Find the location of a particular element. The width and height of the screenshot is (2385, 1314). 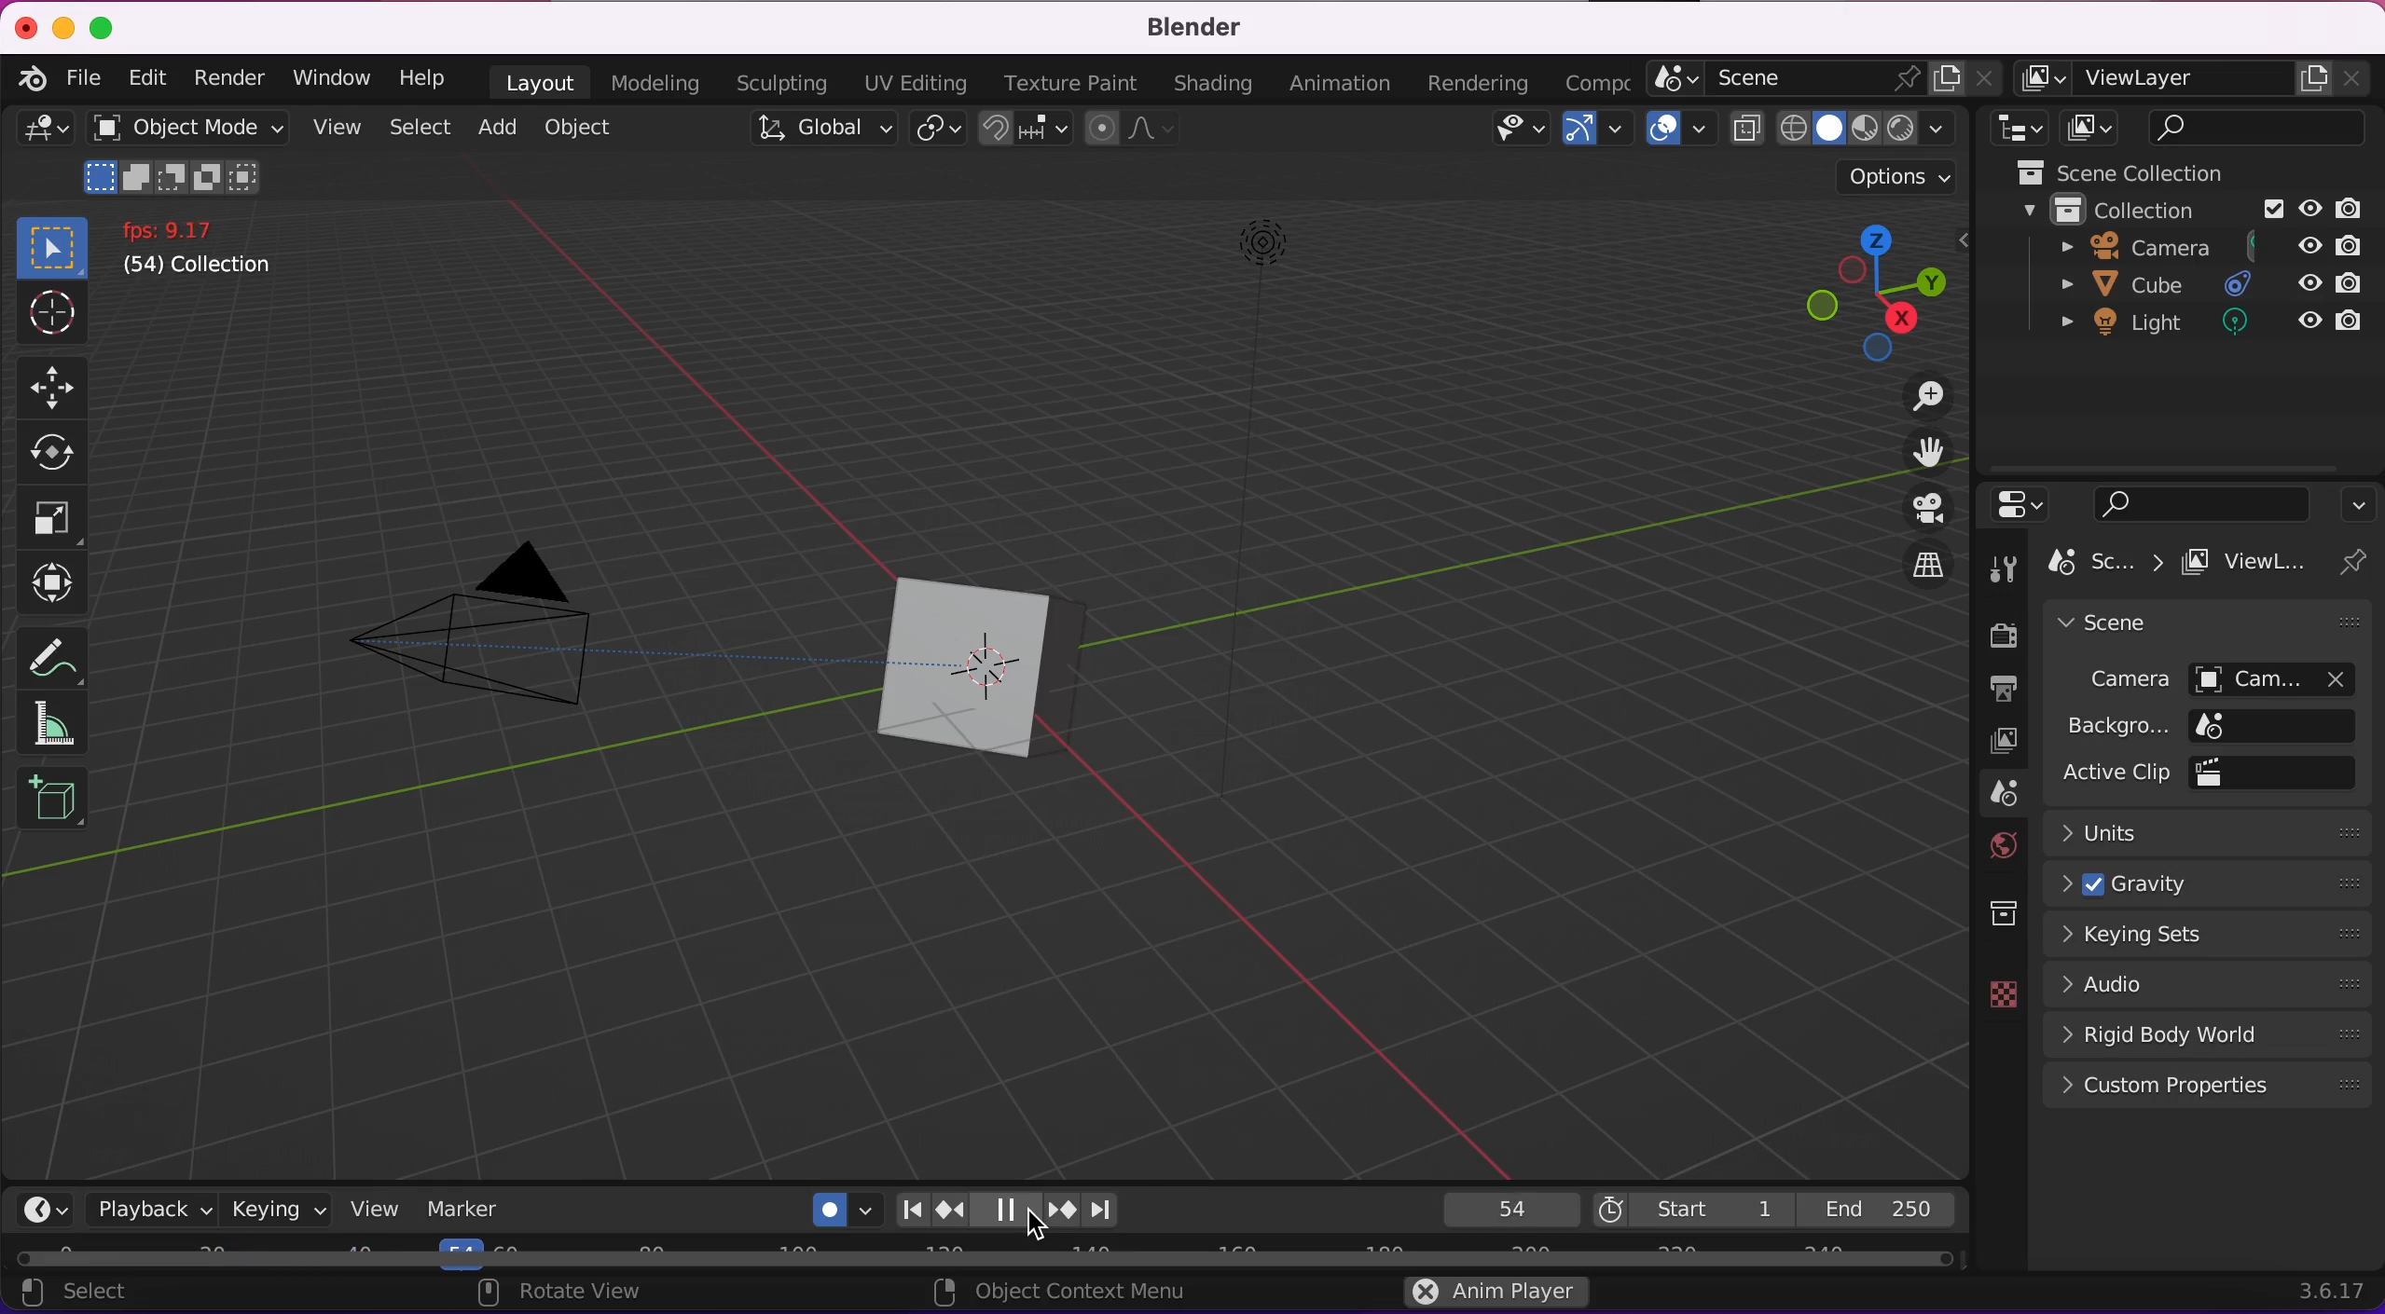

editor type is located at coordinates (39, 139).